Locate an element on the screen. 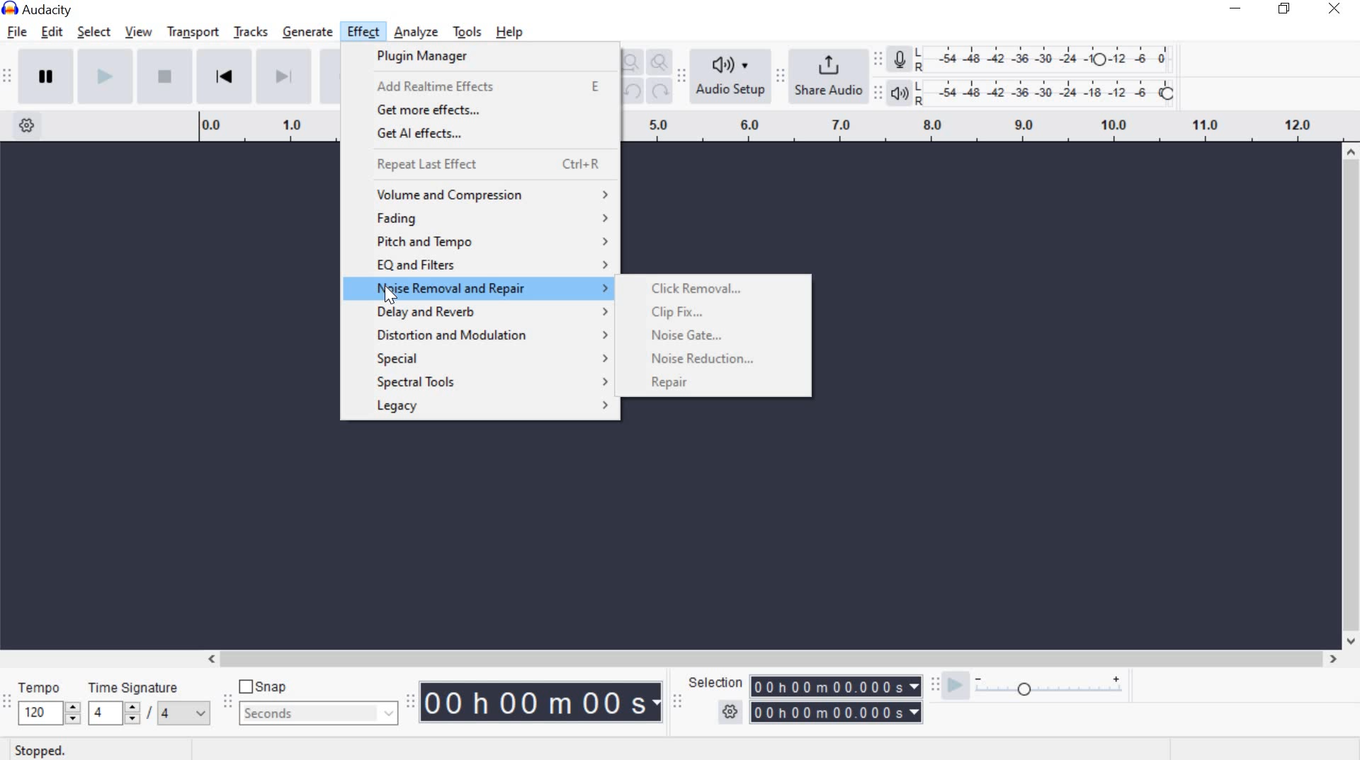  close is located at coordinates (1337, 10).